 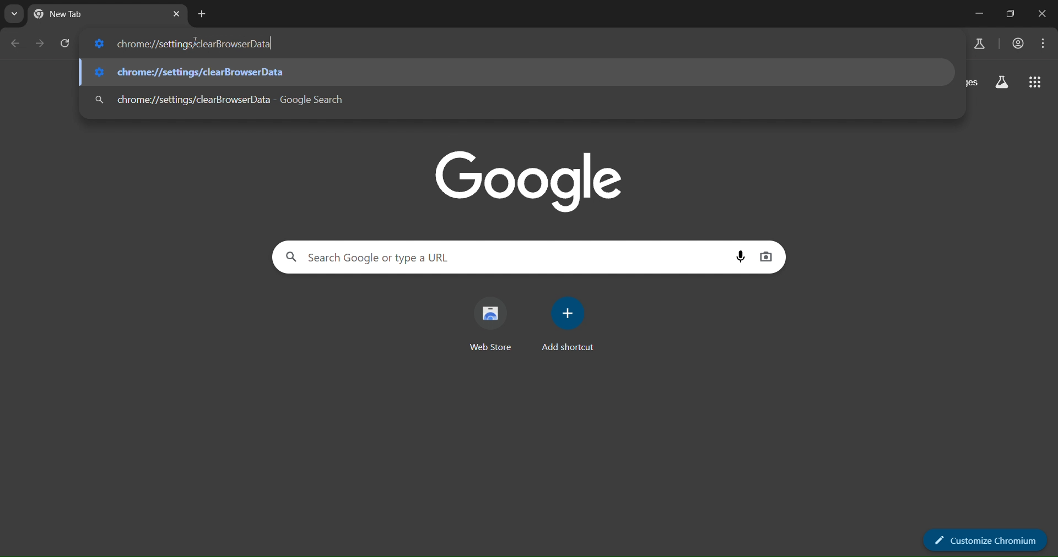 I want to click on add shortcut, so click(x=568, y=325).